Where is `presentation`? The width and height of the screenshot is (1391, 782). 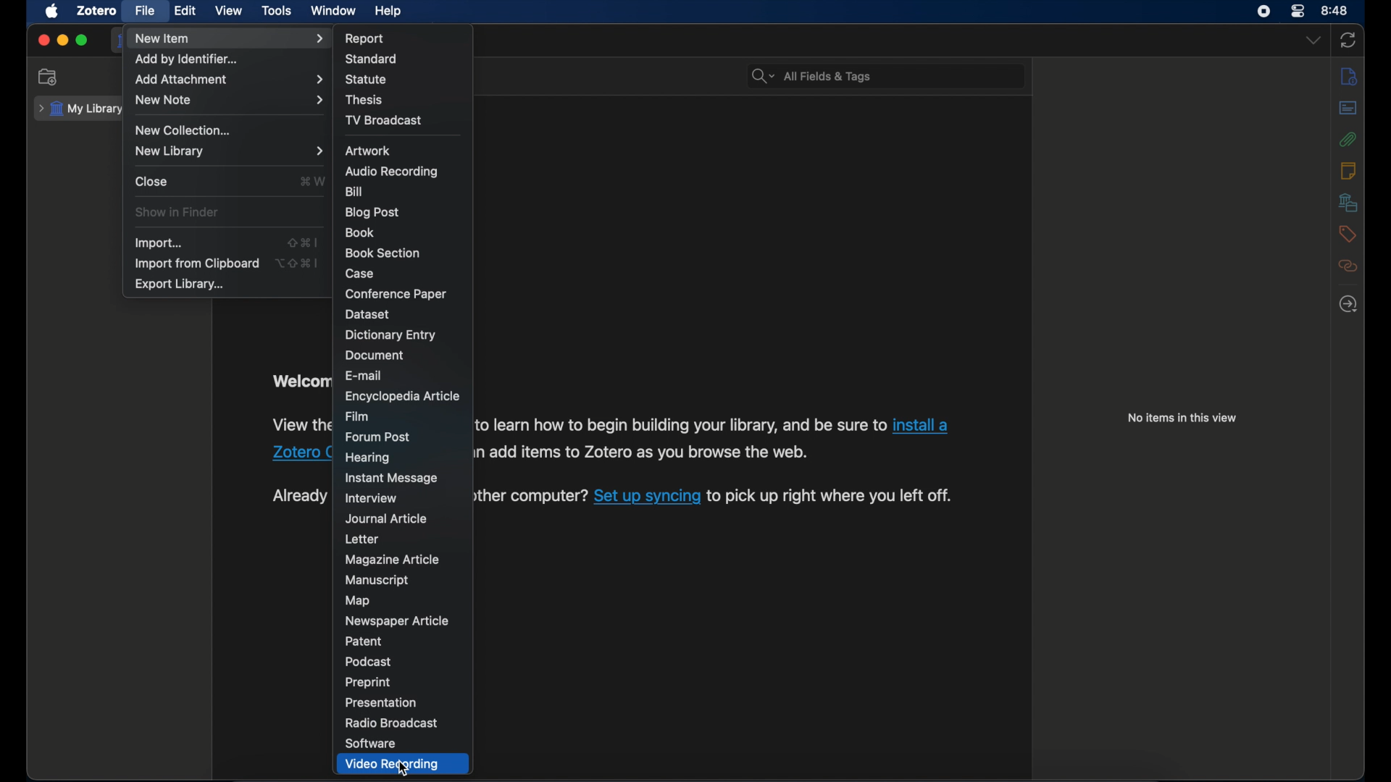 presentation is located at coordinates (381, 702).